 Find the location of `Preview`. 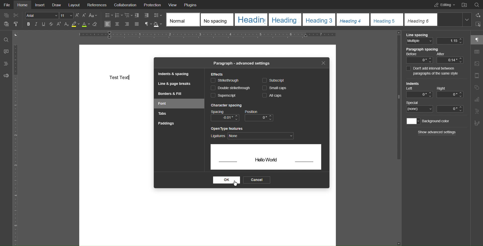

Preview is located at coordinates (266, 158).